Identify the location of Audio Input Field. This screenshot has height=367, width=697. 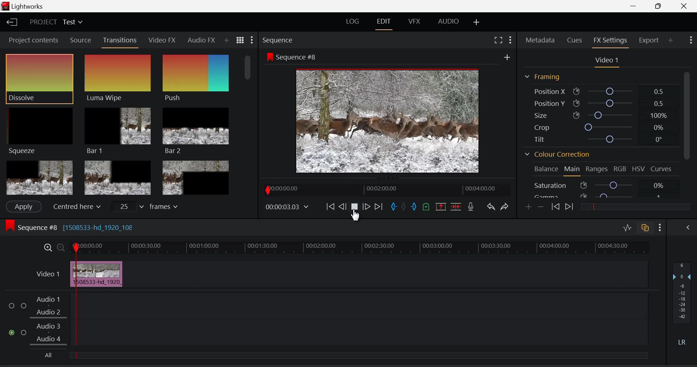
(364, 333).